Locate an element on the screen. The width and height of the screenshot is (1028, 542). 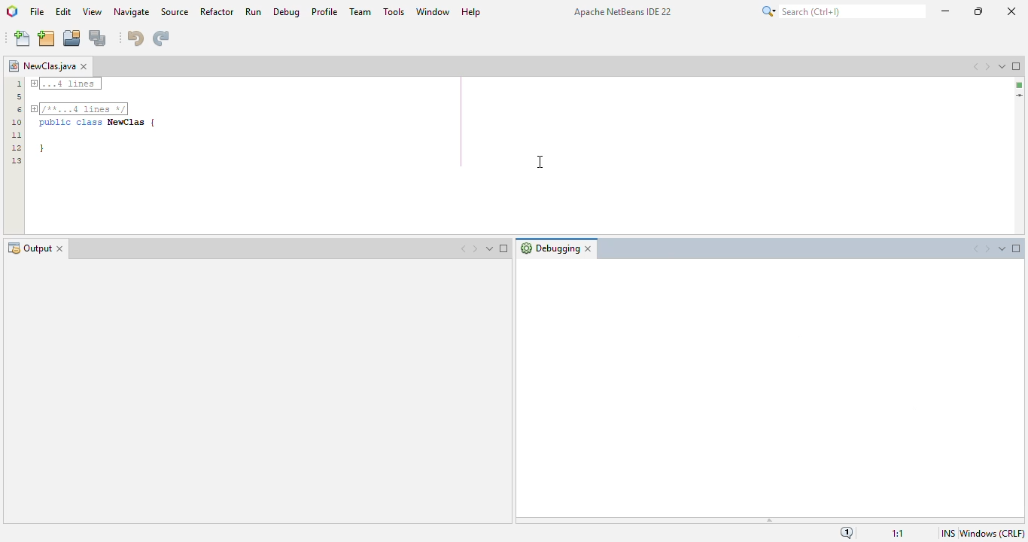
redo is located at coordinates (160, 38).